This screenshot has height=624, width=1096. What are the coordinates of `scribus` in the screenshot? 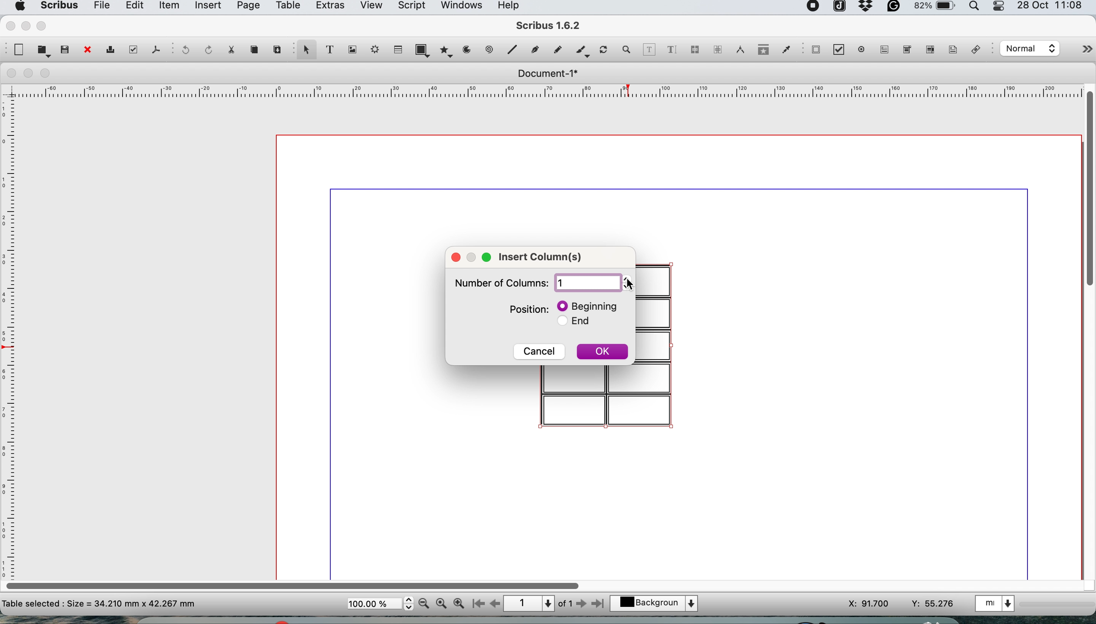 It's located at (58, 7).